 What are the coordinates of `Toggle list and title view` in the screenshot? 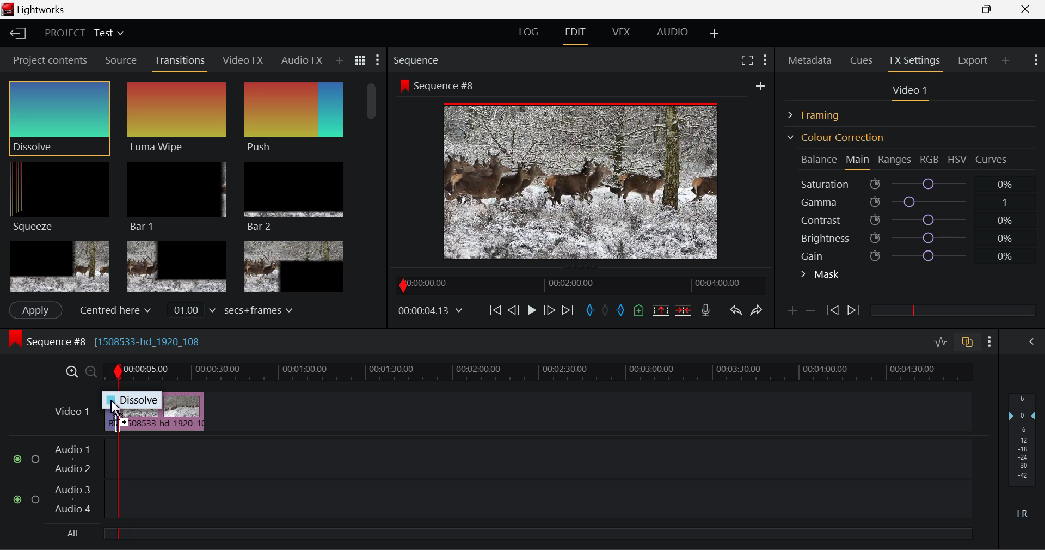 It's located at (360, 60).